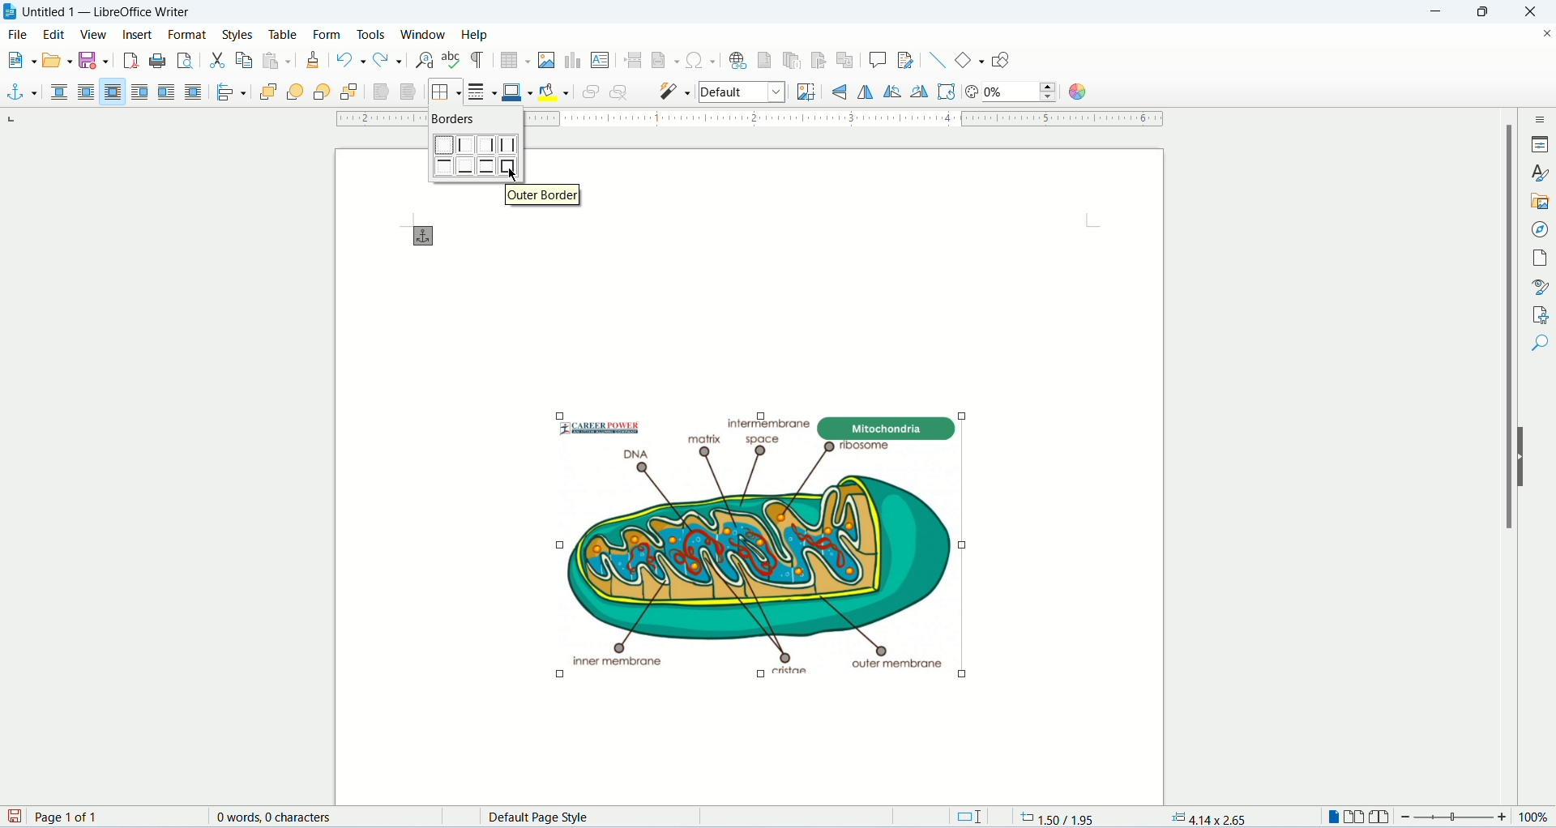  I want to click on styles, so click(241, 34).